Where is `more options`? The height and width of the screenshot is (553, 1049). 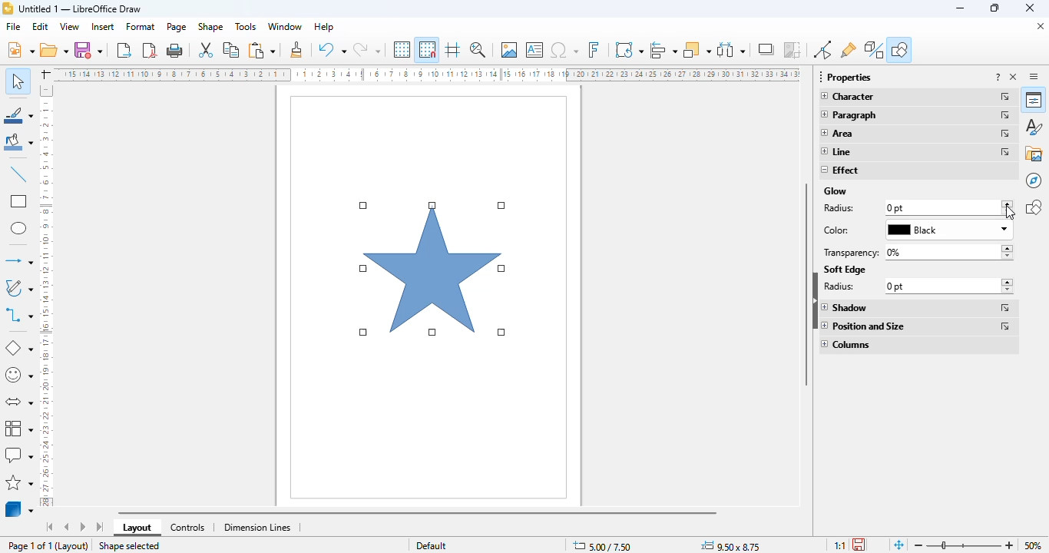
more options is located at coordinates (1007, 307).